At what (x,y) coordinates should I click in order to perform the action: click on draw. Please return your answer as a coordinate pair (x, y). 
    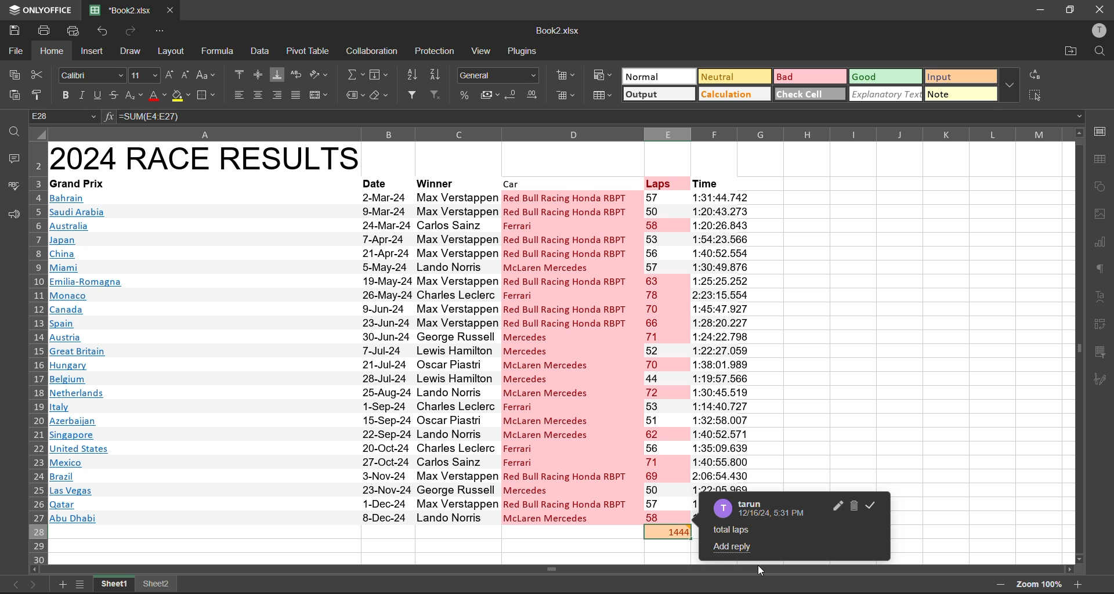
    Looking at the image, I should click on (133, 53).